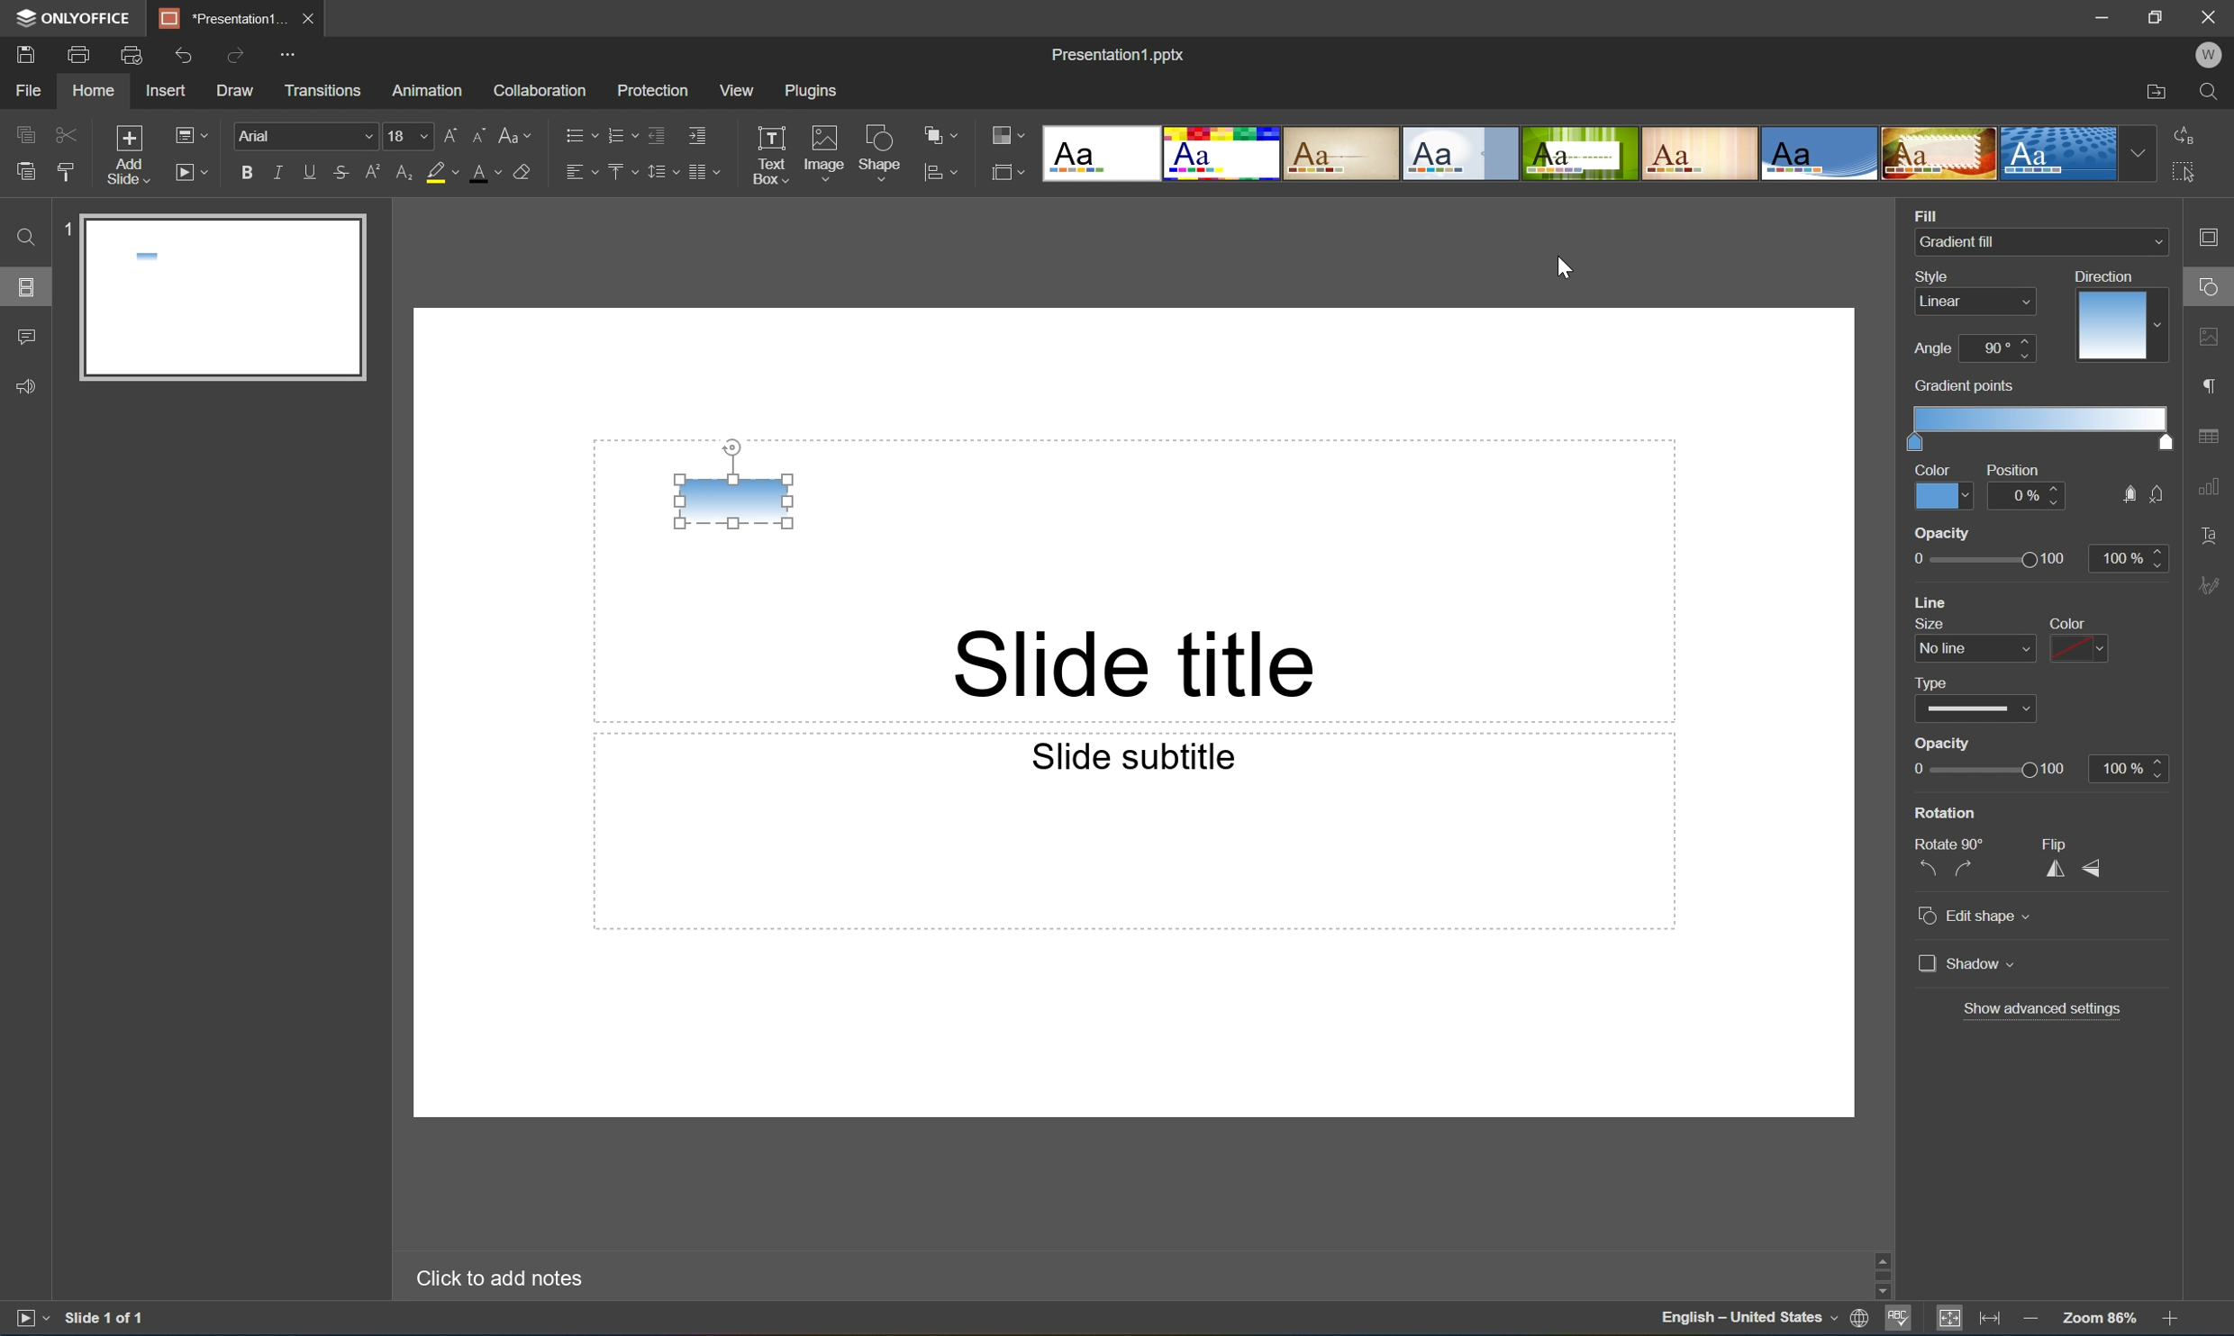 This screenshot has width=2234, height=1336. What do you see at coordinates (28, 90) in the screenshot?
I see `File` at bounding box center [28, 90].